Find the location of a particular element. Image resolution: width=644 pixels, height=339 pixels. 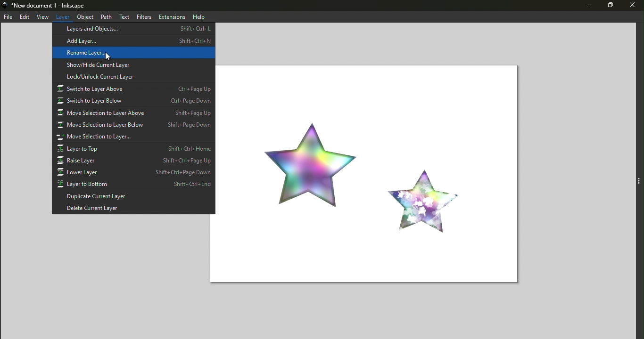

cursor is located at coordinates (108, 58).